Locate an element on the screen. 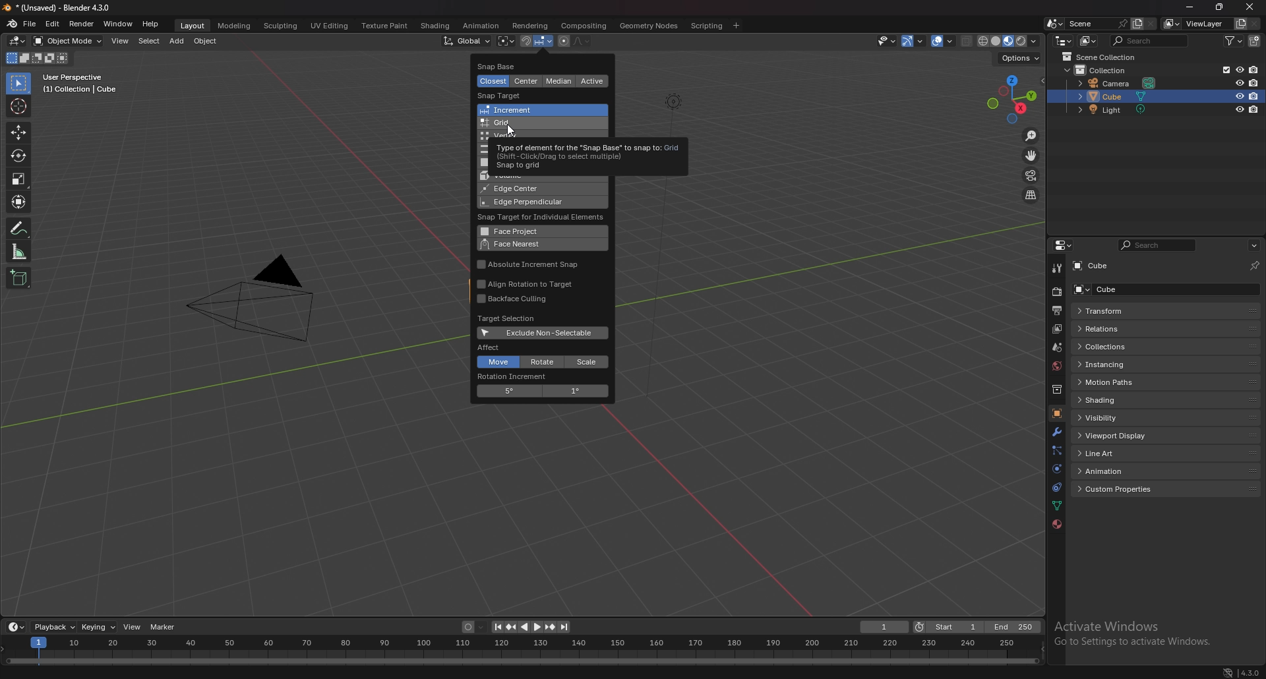 Image resolution: width=1266 pixels, height=679 pixels. scene collection is located at coordinates (1105, 57).